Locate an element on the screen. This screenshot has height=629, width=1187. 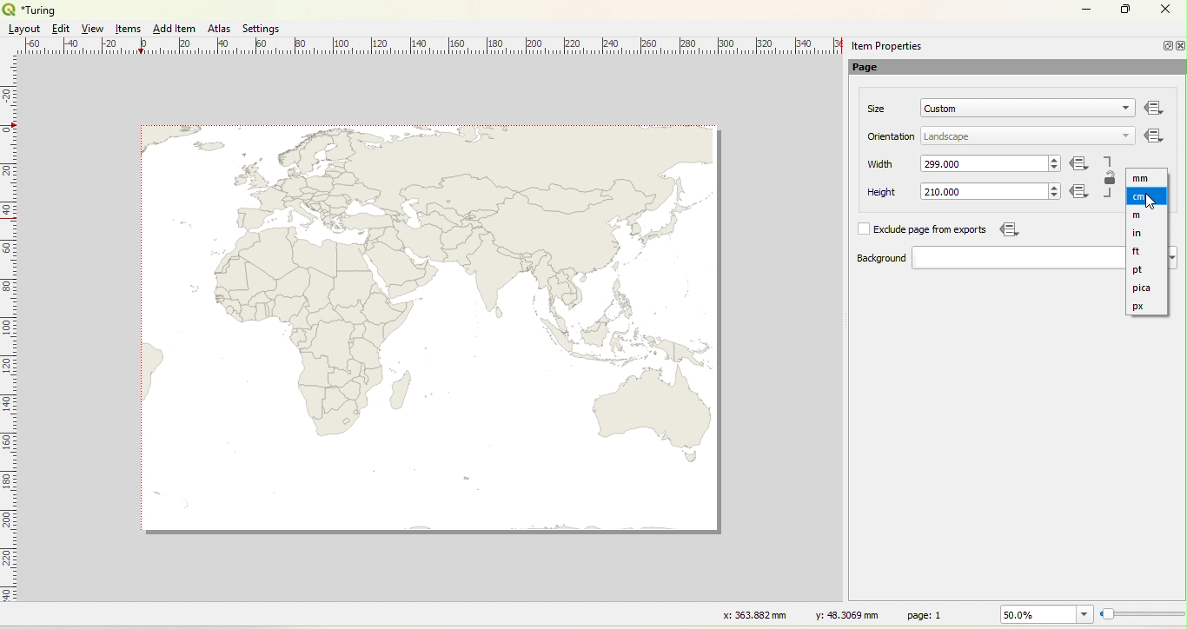
Add Item is located at coordinates (174, 29).